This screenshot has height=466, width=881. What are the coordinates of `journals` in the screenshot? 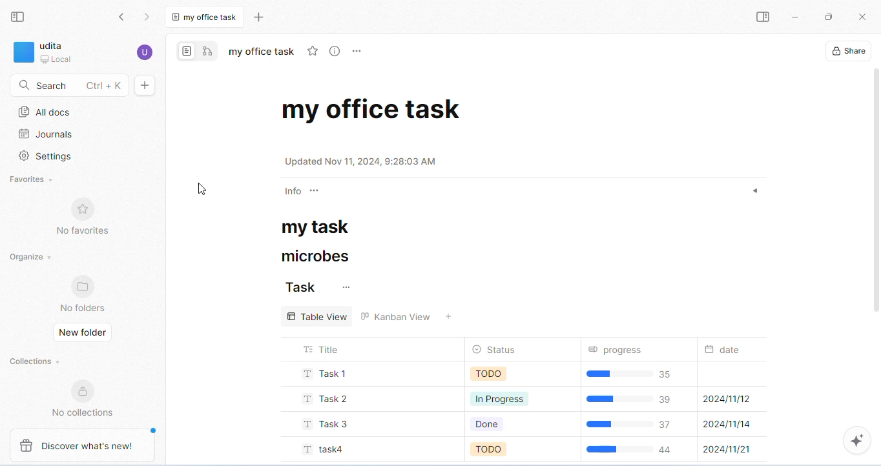 It's located at (47, 134).